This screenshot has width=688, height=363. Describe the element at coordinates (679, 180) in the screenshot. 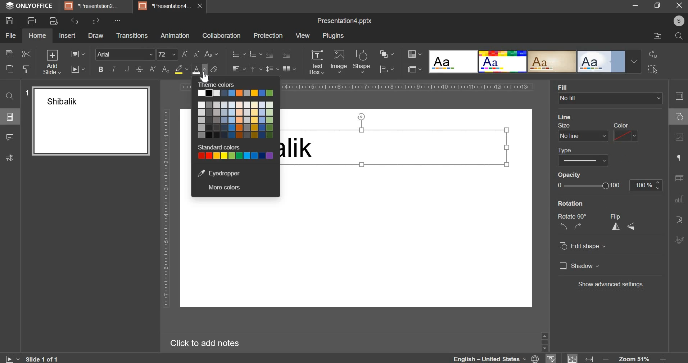

I see `table` at that location.